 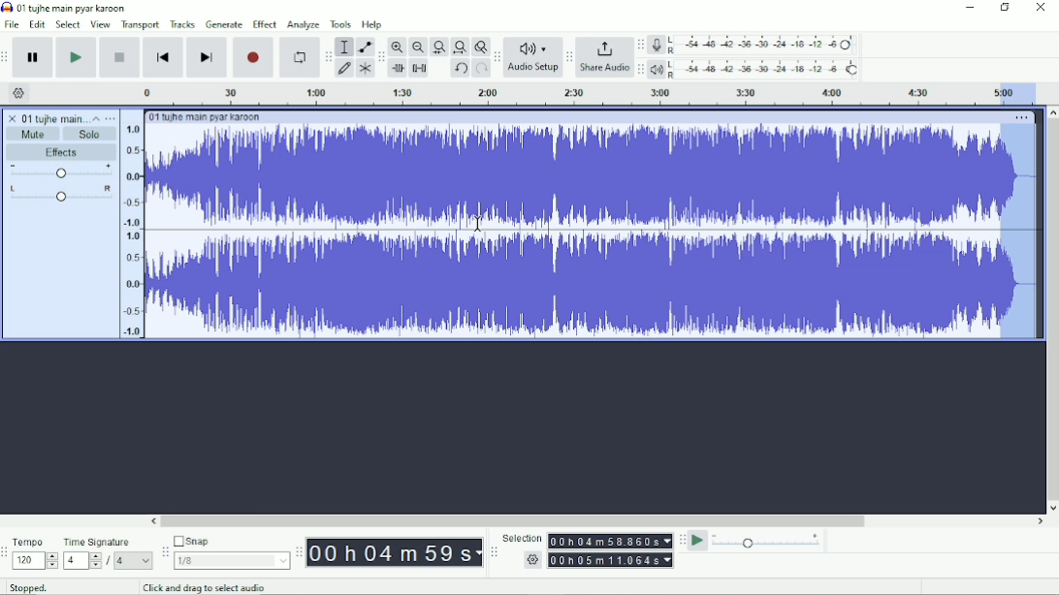 I want to click on Generate, so click(x=225, y=23).